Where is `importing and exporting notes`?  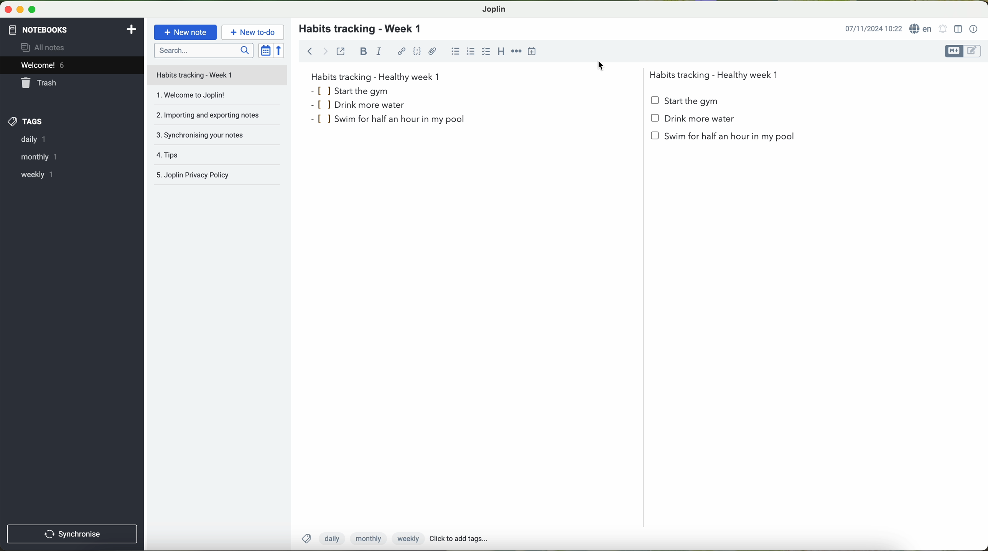
importing and exporting notes is located at coordinates (216, 117).